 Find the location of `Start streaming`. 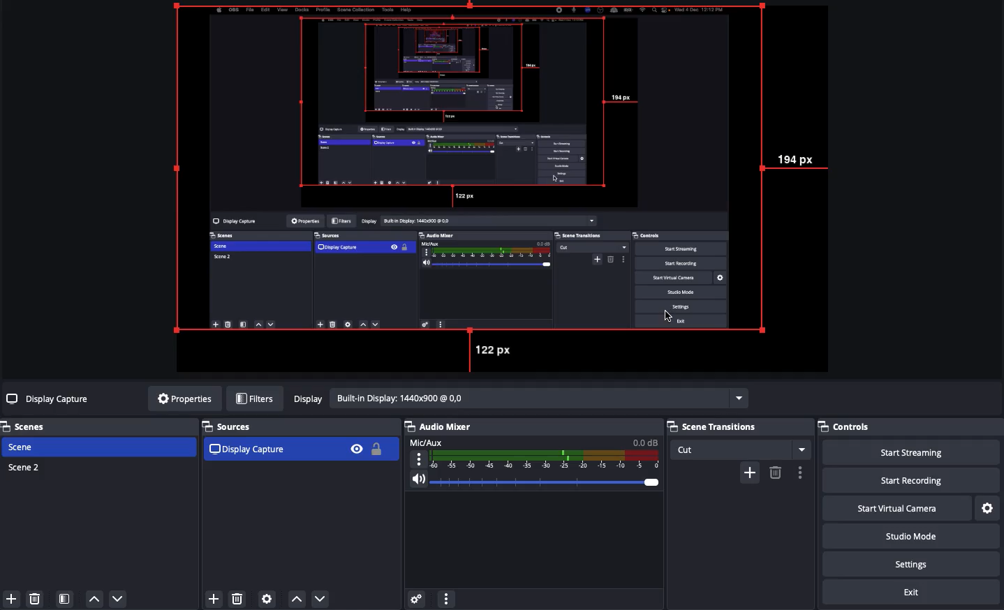

Start streaming is located at coordinates (922, 452).